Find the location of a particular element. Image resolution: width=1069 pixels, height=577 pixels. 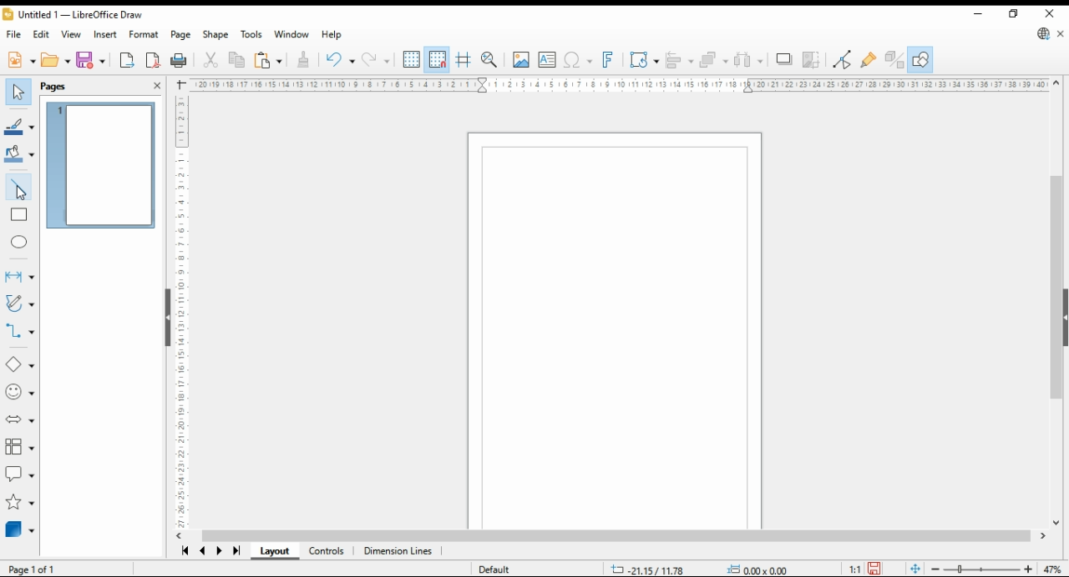

scroll bar is located at coordinates (1051, 306).